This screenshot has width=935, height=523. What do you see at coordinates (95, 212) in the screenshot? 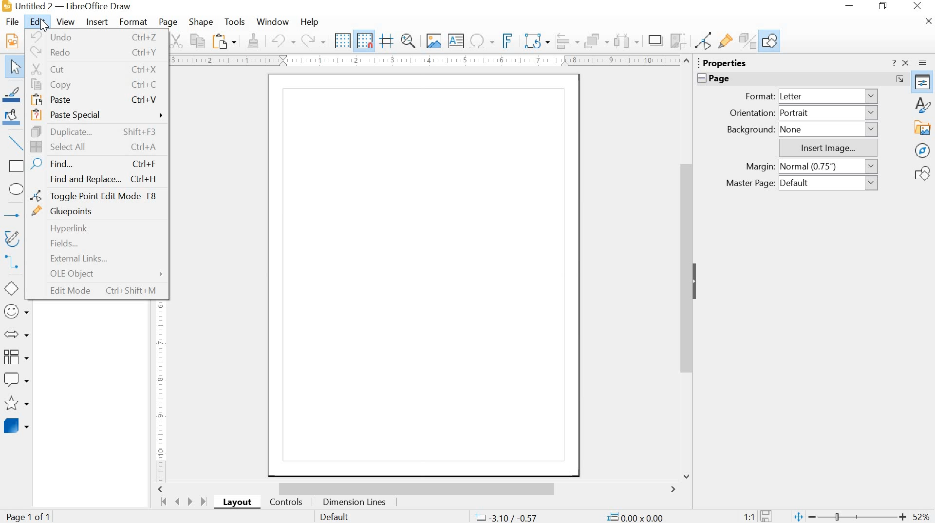
I see `gluepoints` at bounding box center [95, 212].